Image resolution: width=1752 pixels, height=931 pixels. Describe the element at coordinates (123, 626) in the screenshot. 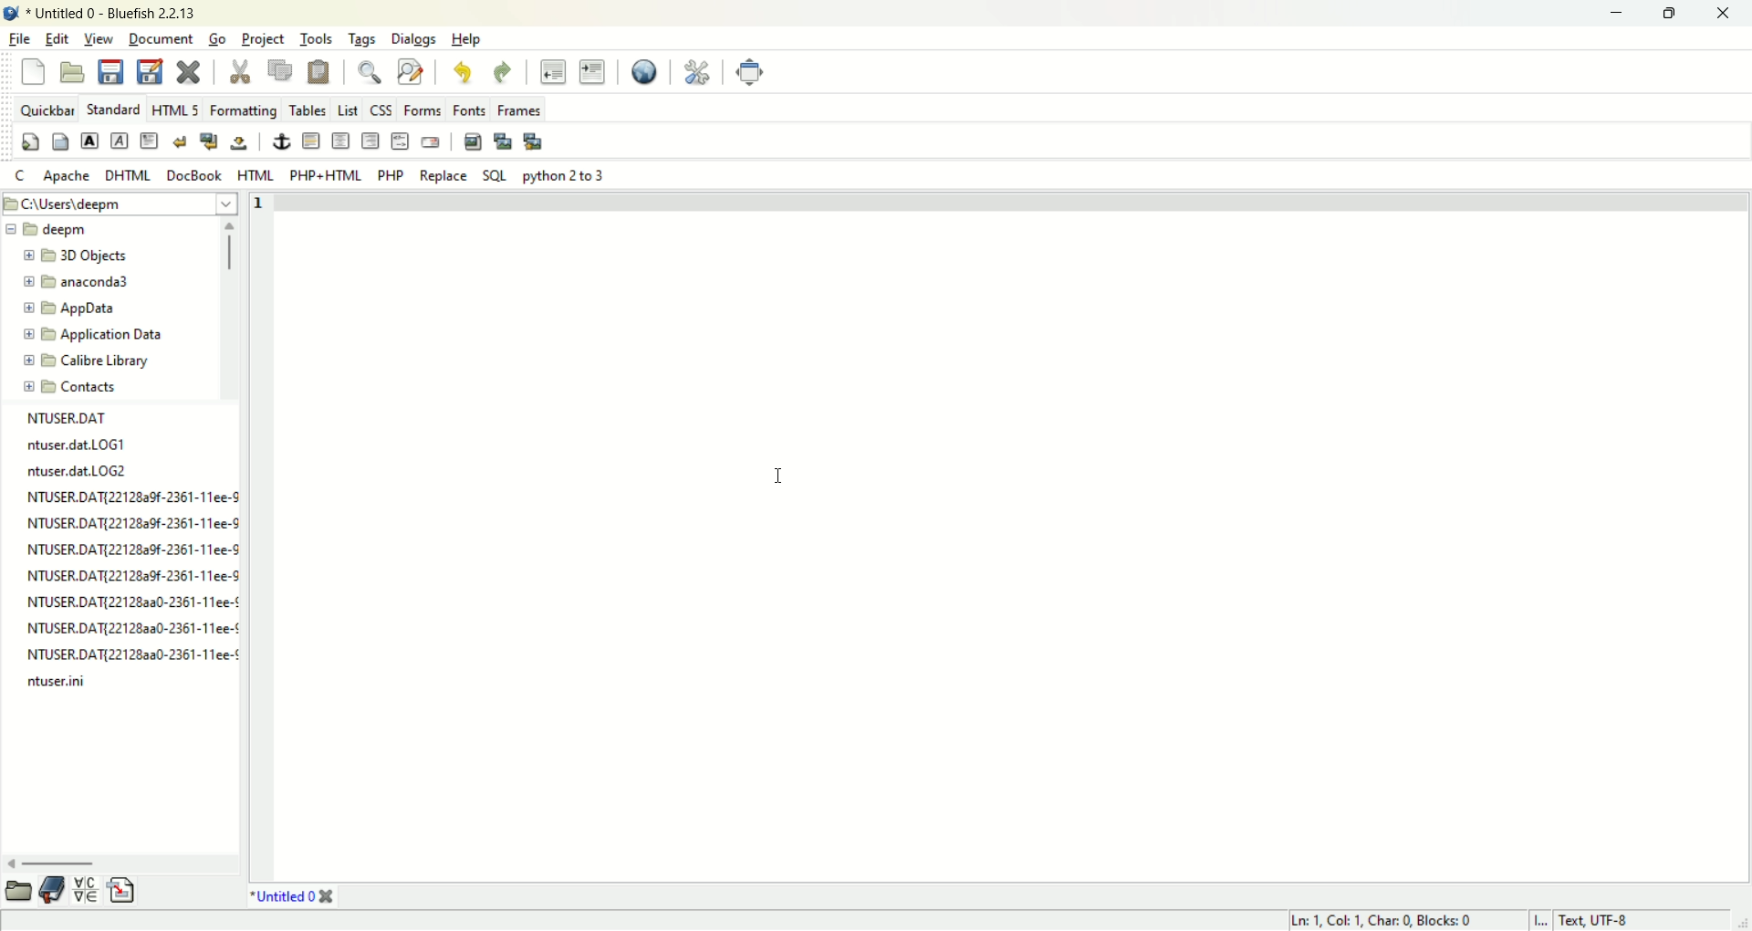

I see `NTUSER.DAT{22128aa0-2361-11ee-¢` at that location.